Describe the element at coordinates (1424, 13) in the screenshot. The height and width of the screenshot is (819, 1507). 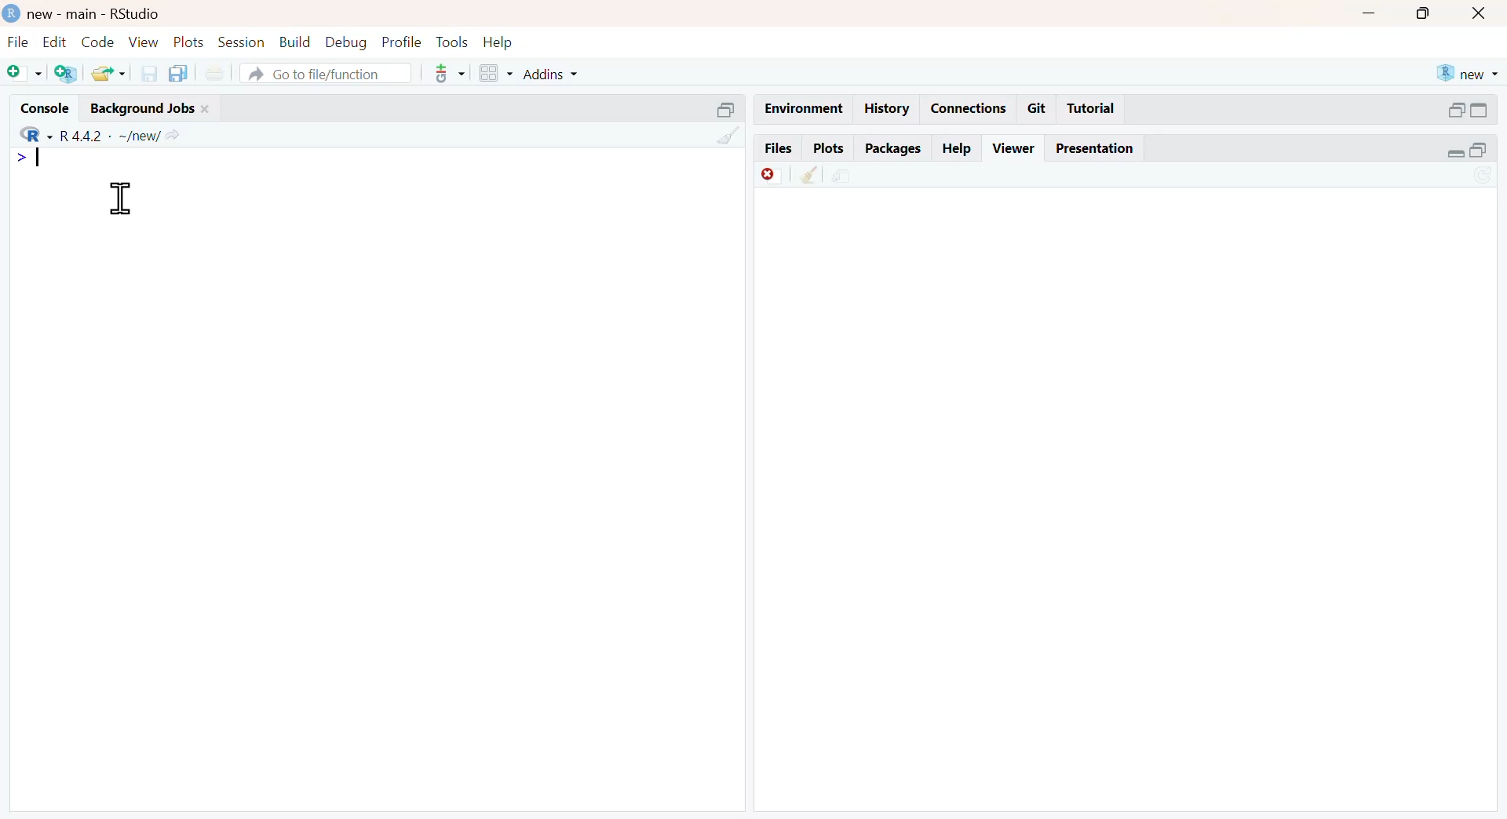
I see `maximise` at that location.